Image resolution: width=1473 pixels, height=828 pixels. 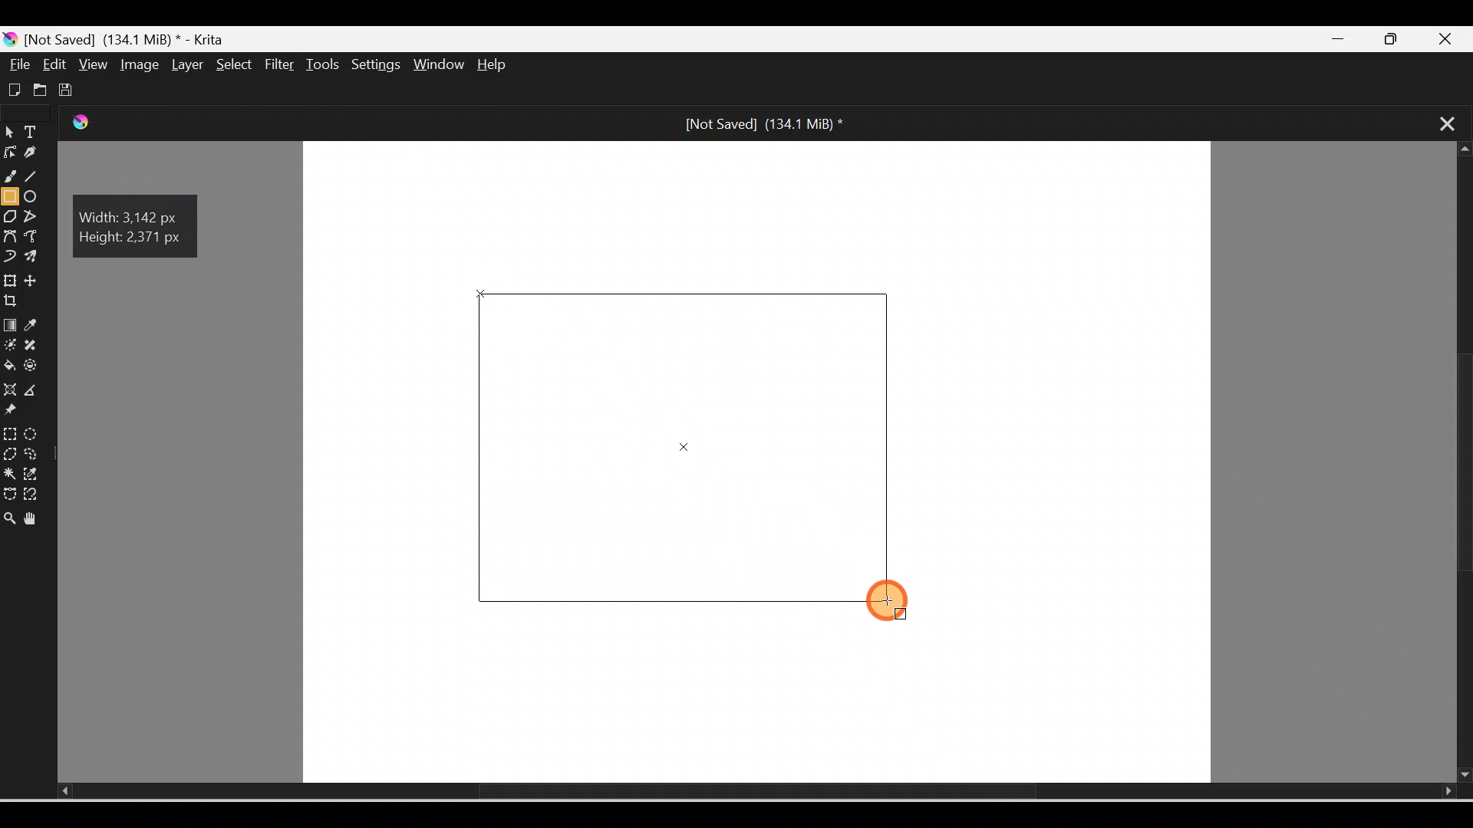 I want to click on Maximize, so click(x=1400, y=40).